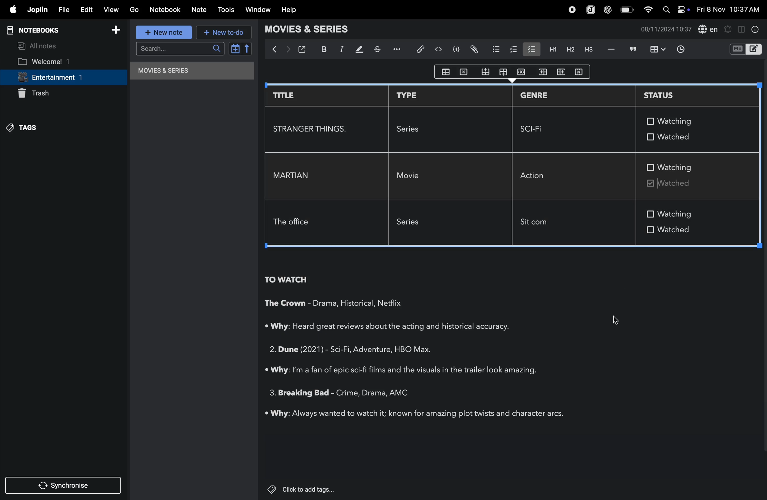 Image resolution: width=767 pixels, height=500 pixels. I want to click on insert link, so click(421, 49).